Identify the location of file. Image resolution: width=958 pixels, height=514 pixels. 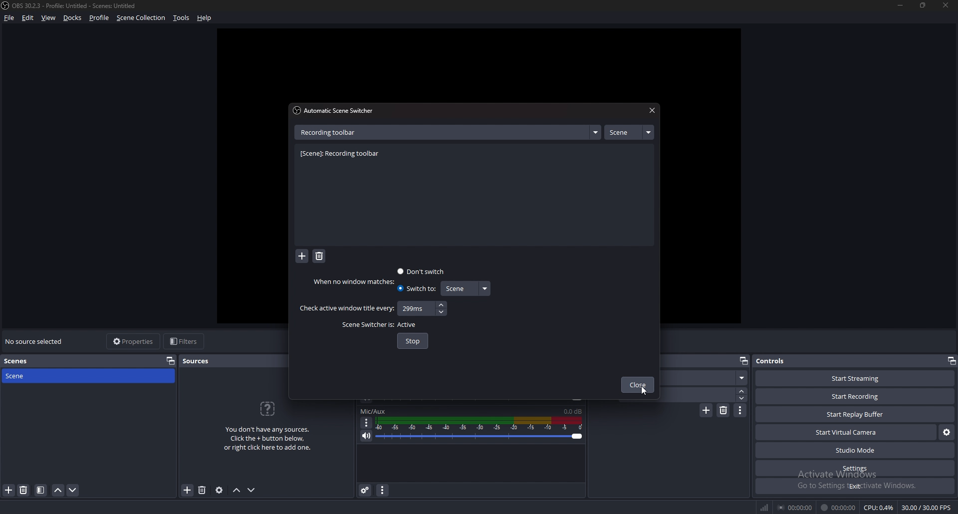
(10, 17).